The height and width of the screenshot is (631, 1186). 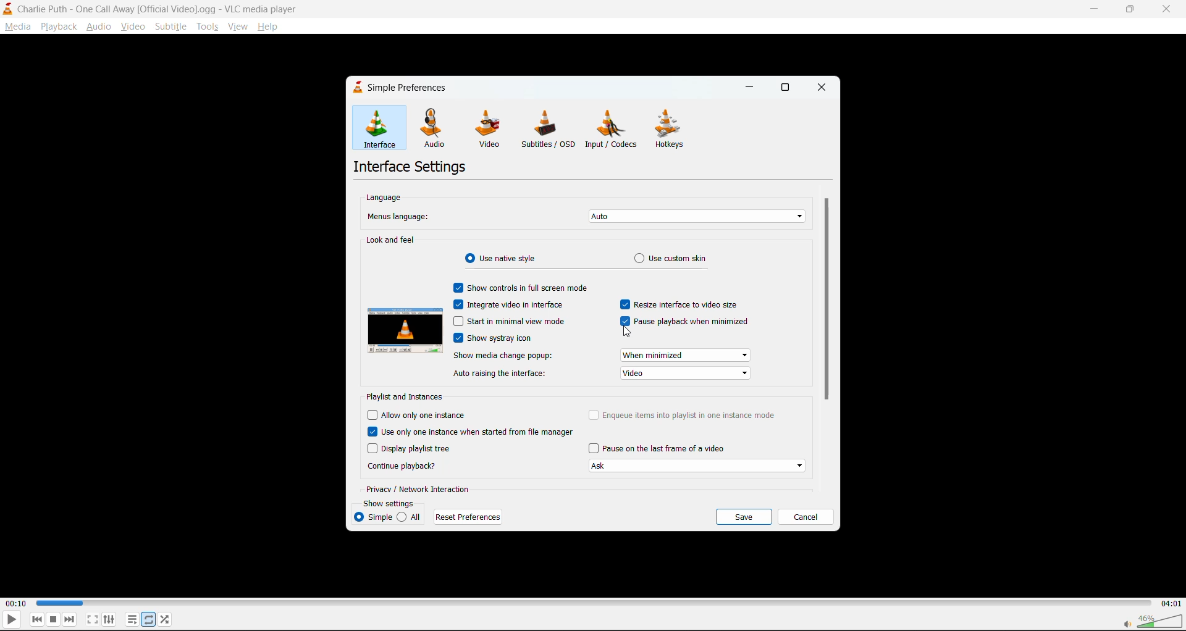 I want to click on show settings, so click(x=389, y=502).